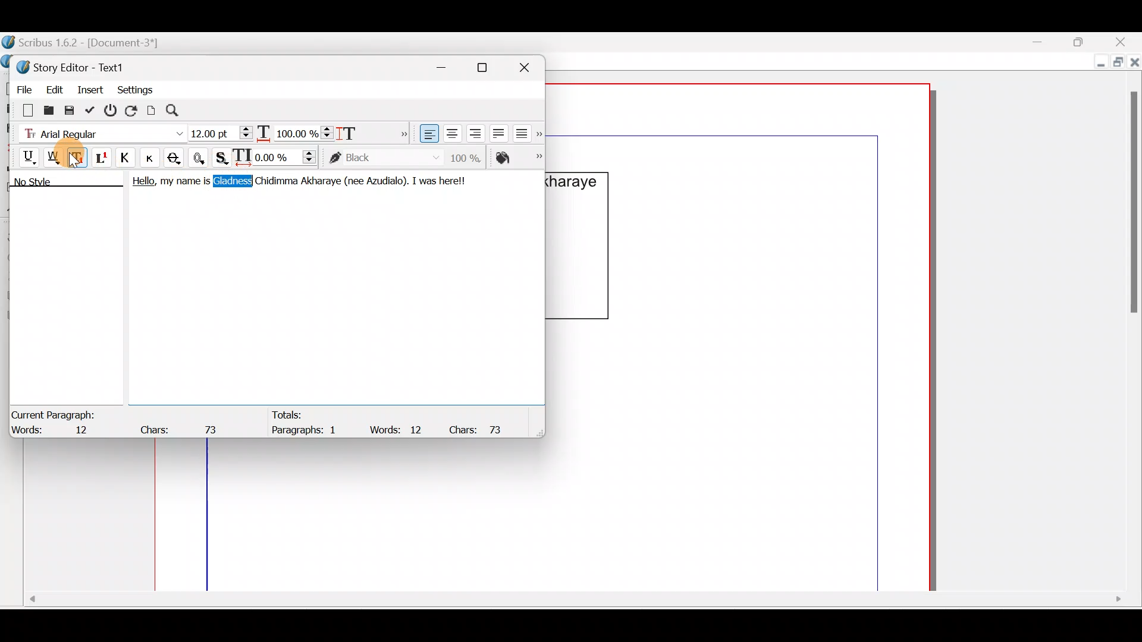  Describe the element at coordinates (428, 134) in the screenshot. I see `Align text left` at that location.